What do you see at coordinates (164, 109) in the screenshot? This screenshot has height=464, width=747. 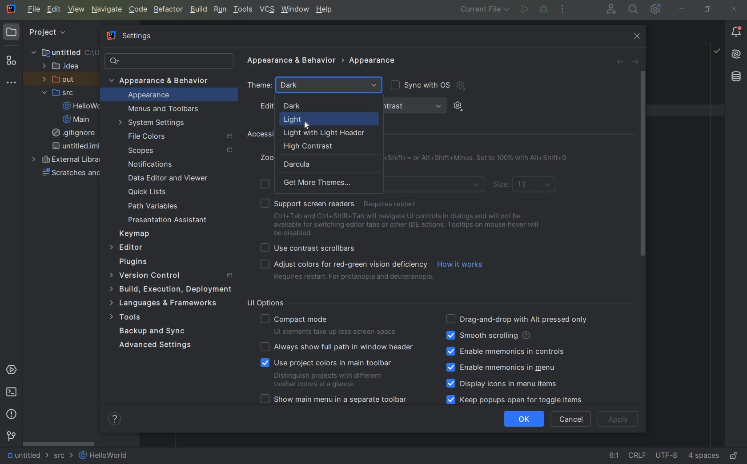 I see `MENUS & TOOLBARS` at bounding box center [164, 109].